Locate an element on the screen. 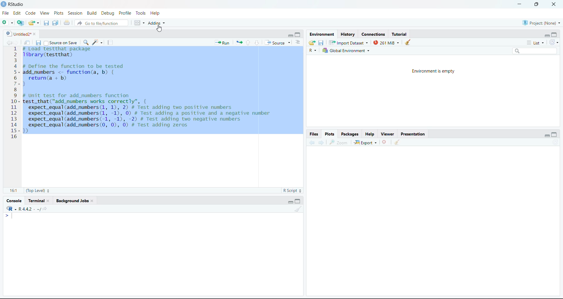 This screenshot has height=299, width=563. Stepper buttons is located at coordinates (302, 190).